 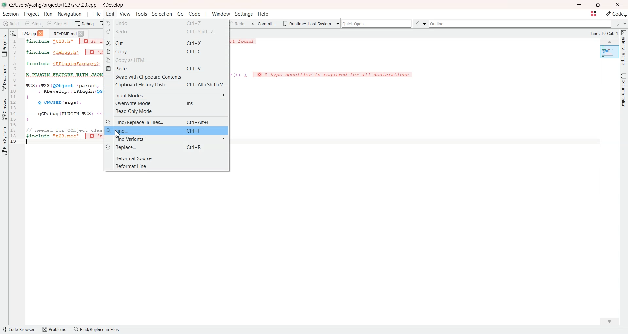 What do you see at coordinates (163, 14) in the screenshot?
I see `Selection` at bounding box center [163, 14].